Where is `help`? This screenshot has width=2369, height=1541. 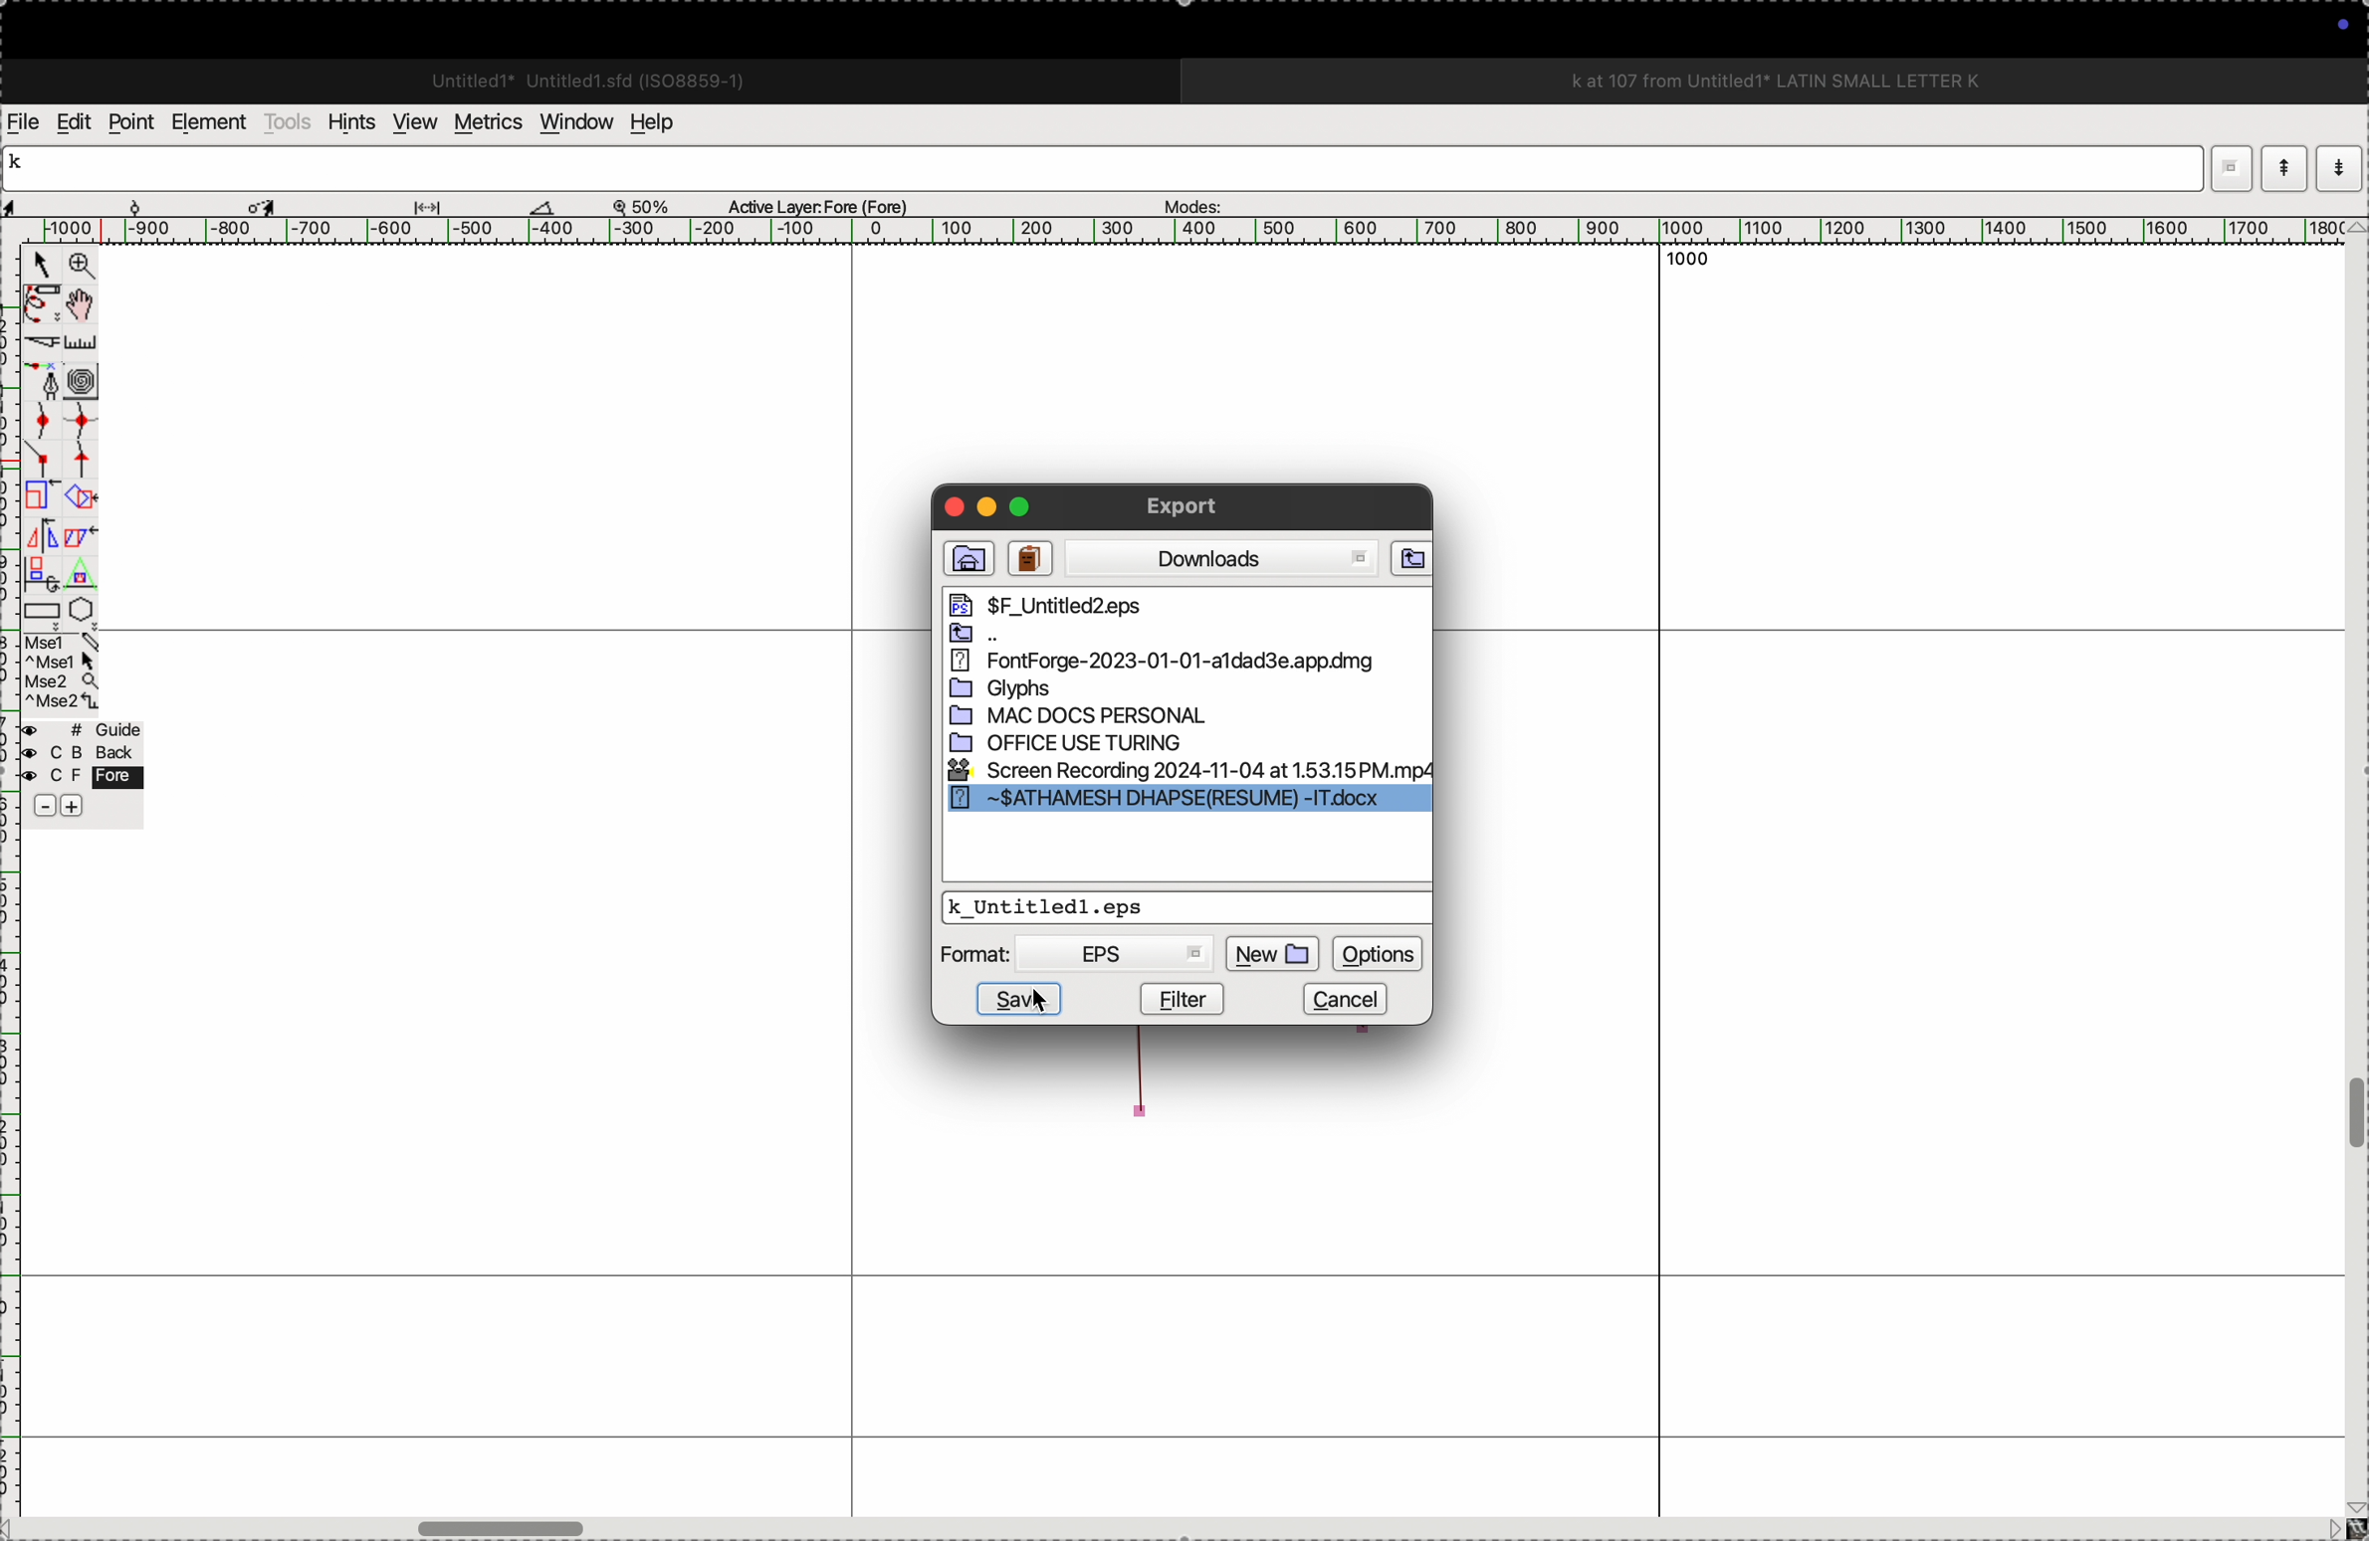 help is located at coordinates (665, 122).